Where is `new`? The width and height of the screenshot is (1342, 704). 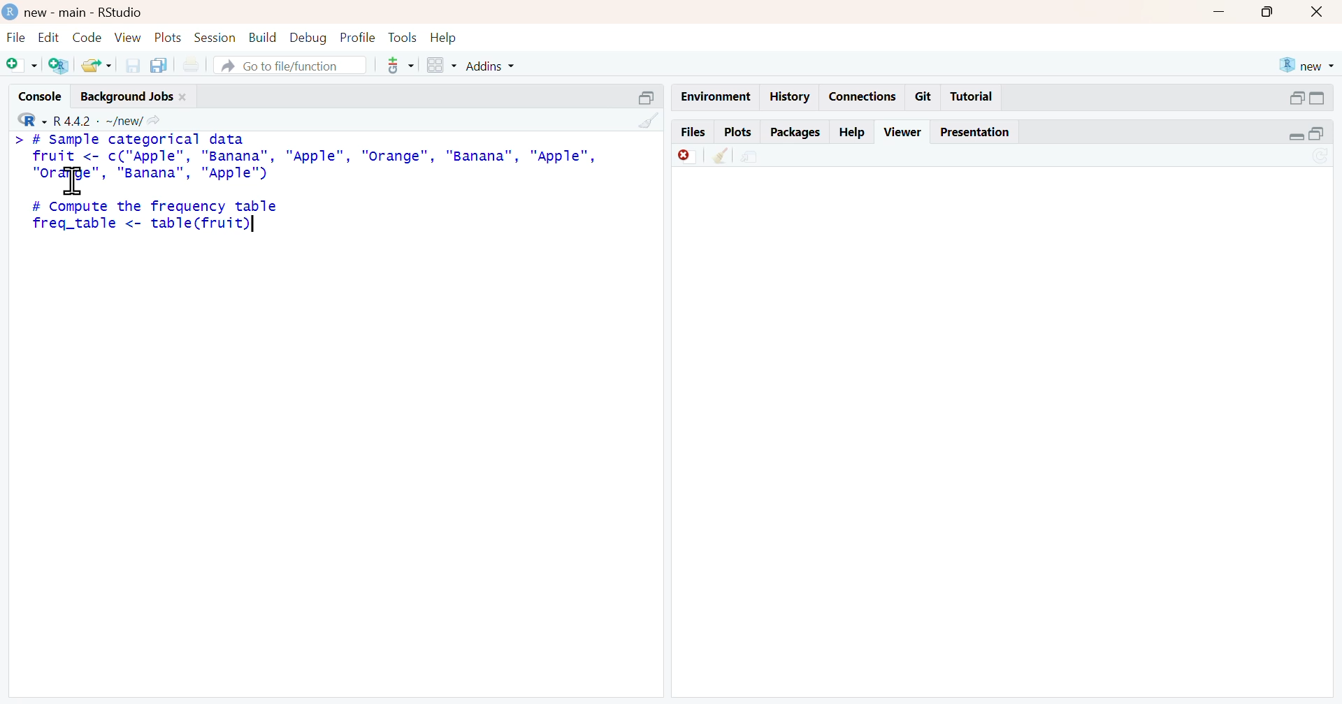
new is located at coordinates (1304, 66).